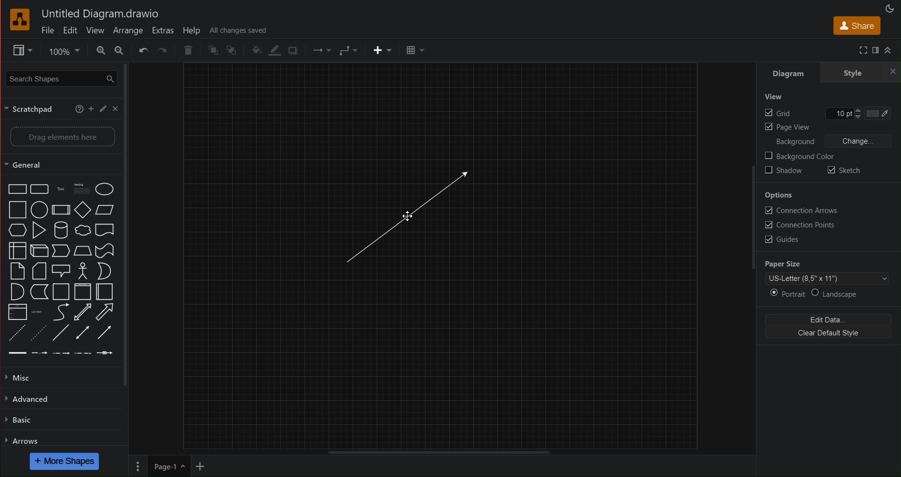 This screenshot has width=901, height=477. What do you see at coordinates (859, 141) in the screenshot?
I see `Change` at bounding box center [859, 141].